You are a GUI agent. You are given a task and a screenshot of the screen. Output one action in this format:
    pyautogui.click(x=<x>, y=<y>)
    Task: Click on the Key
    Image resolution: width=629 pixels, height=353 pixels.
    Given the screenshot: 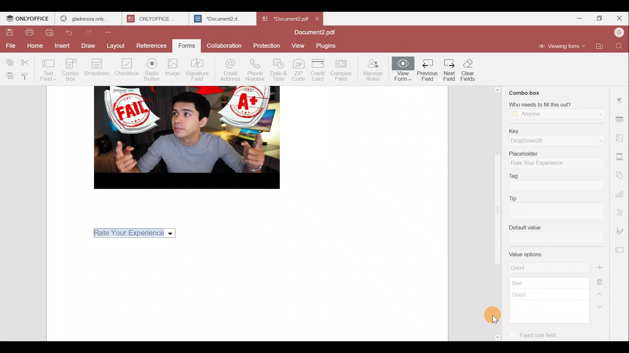 What is the action you would take?
    pyautogui.click(x=556, y=136)
    